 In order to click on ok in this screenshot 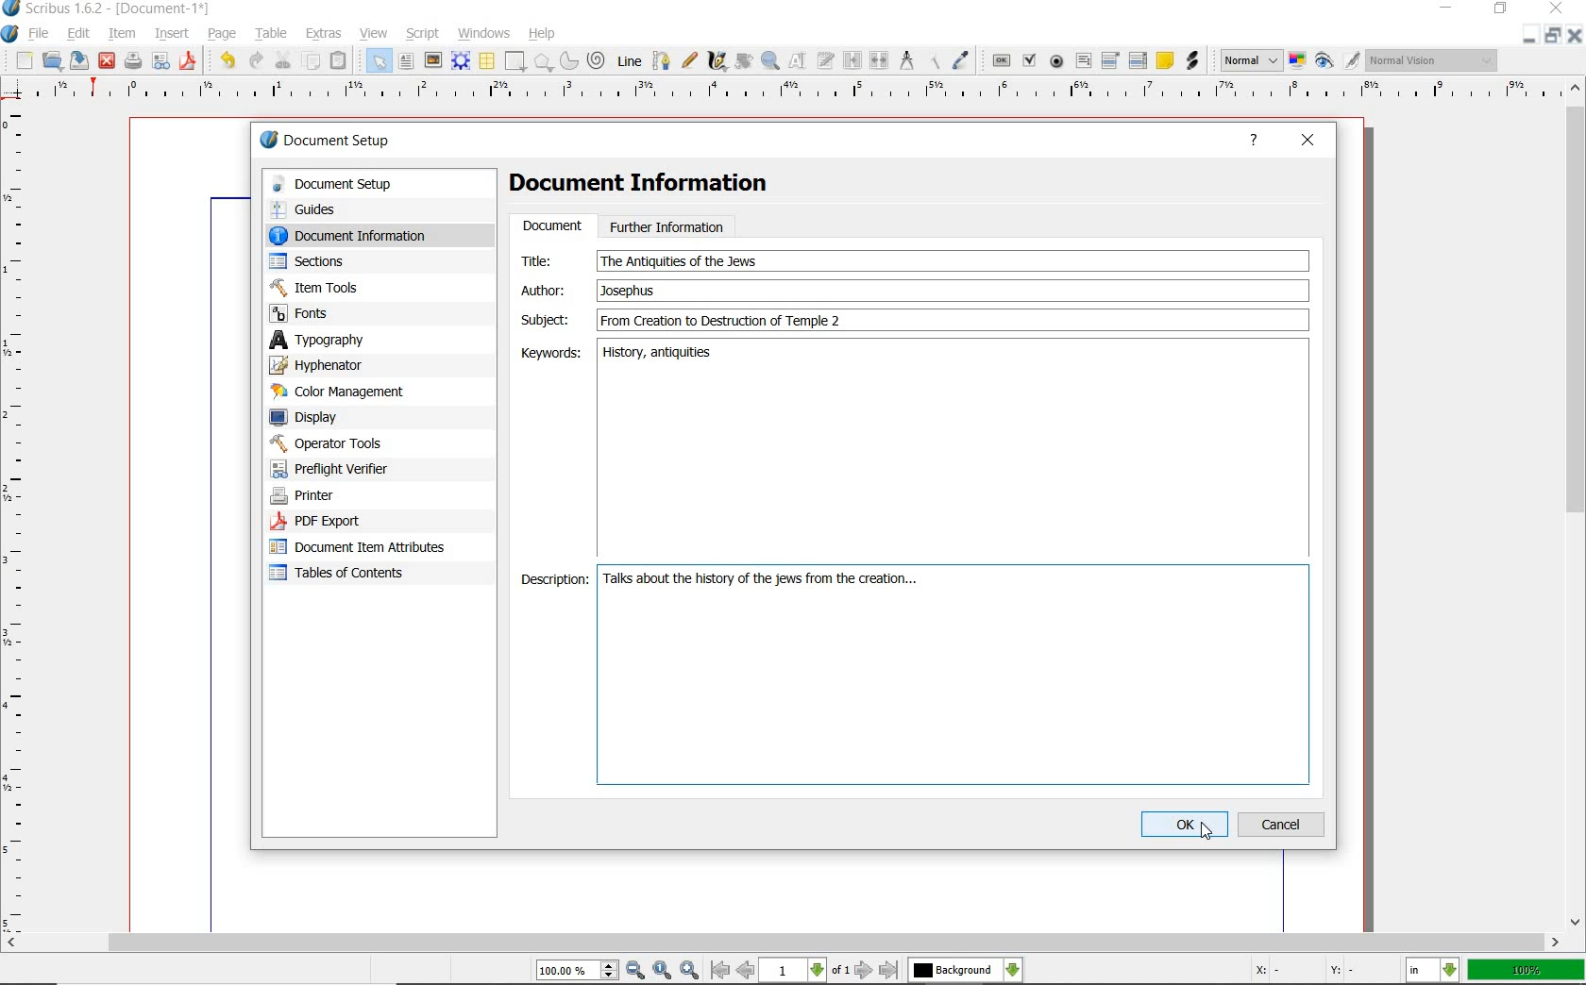, I will do `click(1184, 825)`.